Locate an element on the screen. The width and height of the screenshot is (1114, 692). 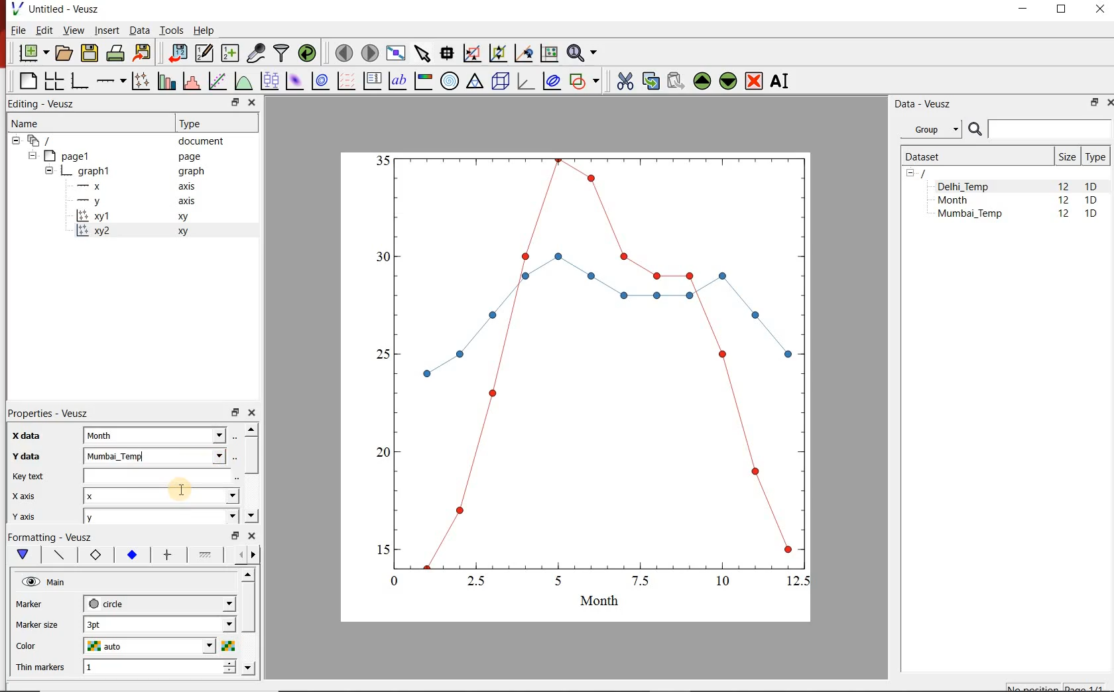
Data is located at coordinates (139, 30).